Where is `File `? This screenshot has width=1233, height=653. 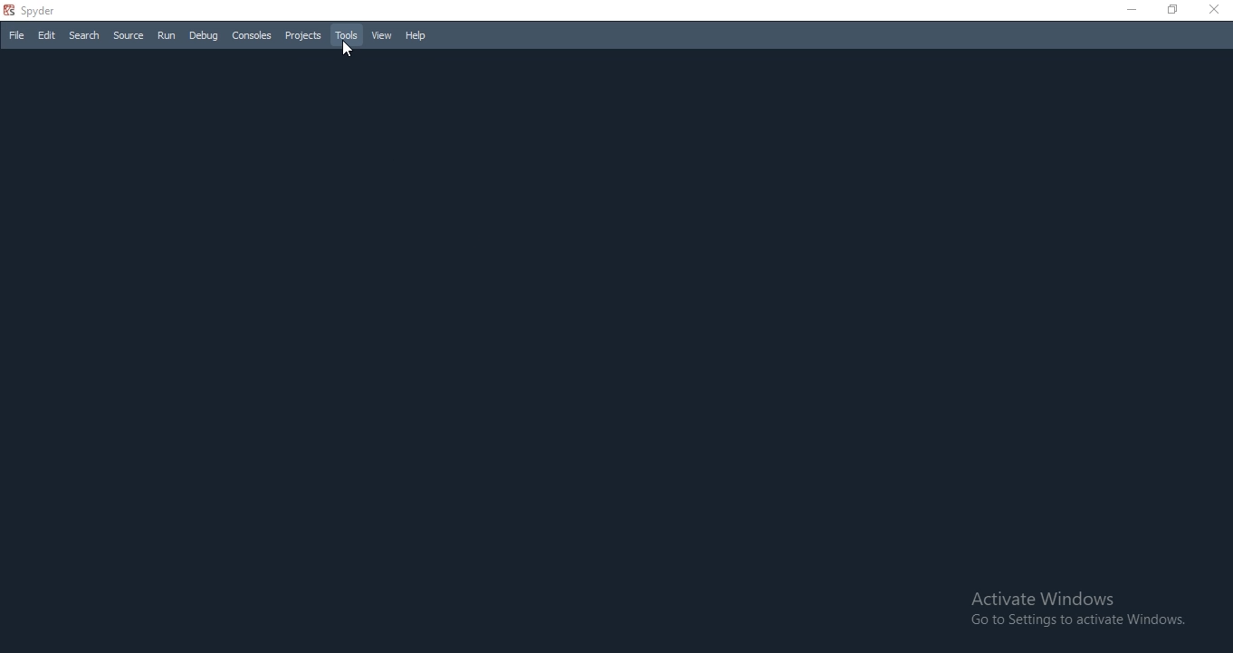 File  is located at coordinates (16, 34).